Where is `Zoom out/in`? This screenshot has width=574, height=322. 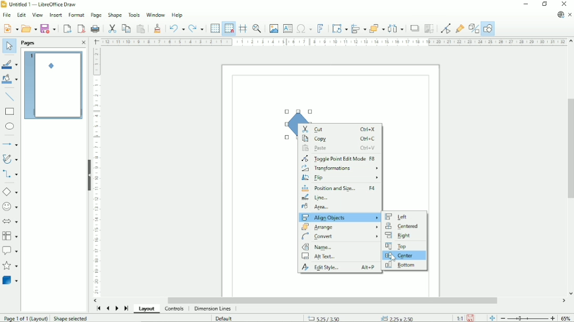 Zoom out/in is located at coordinates (527, 318).